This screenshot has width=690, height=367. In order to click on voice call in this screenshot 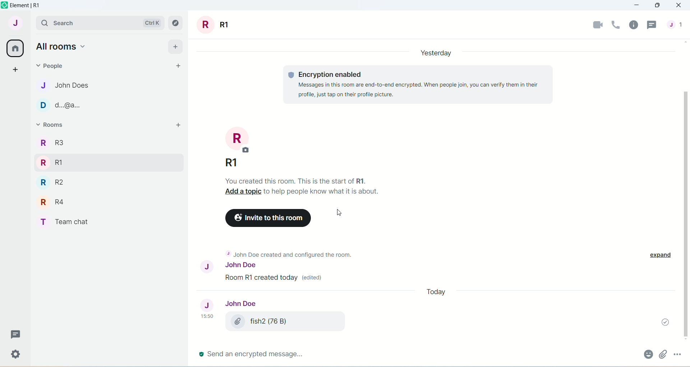, I will do `click(616, 25)`.